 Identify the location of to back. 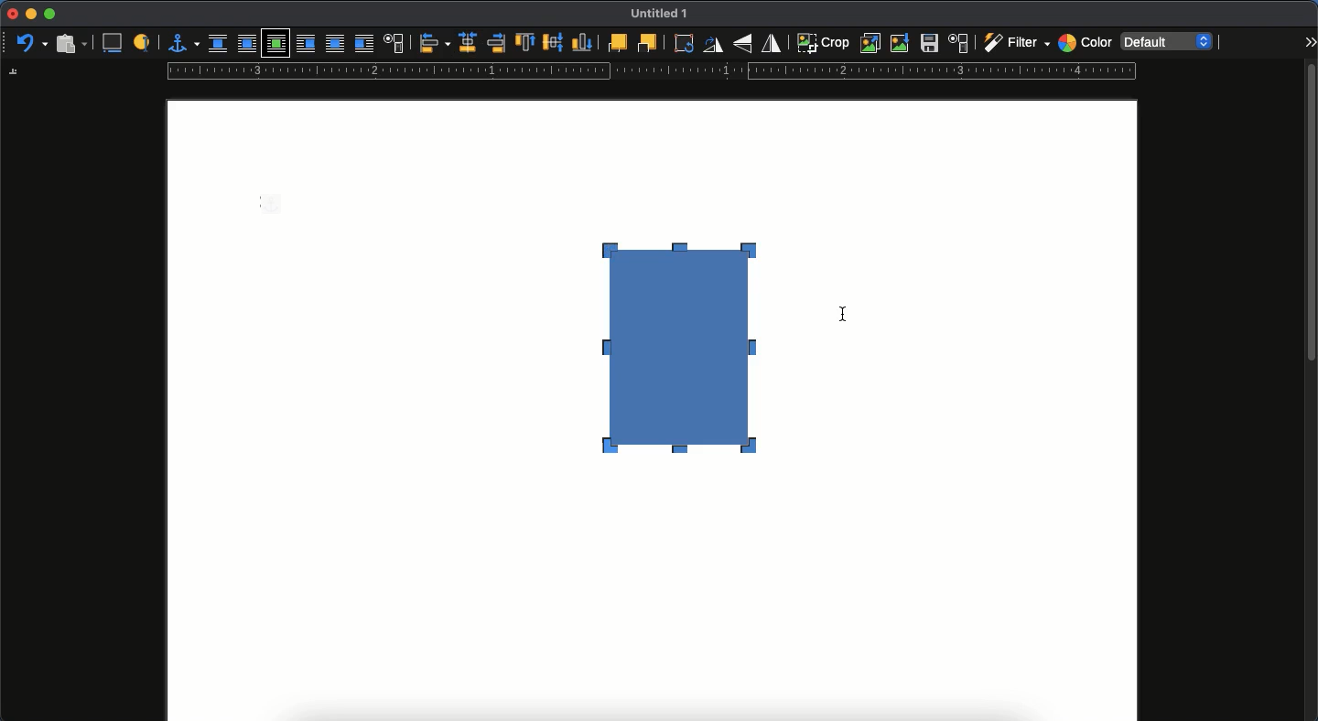
(647, 42).